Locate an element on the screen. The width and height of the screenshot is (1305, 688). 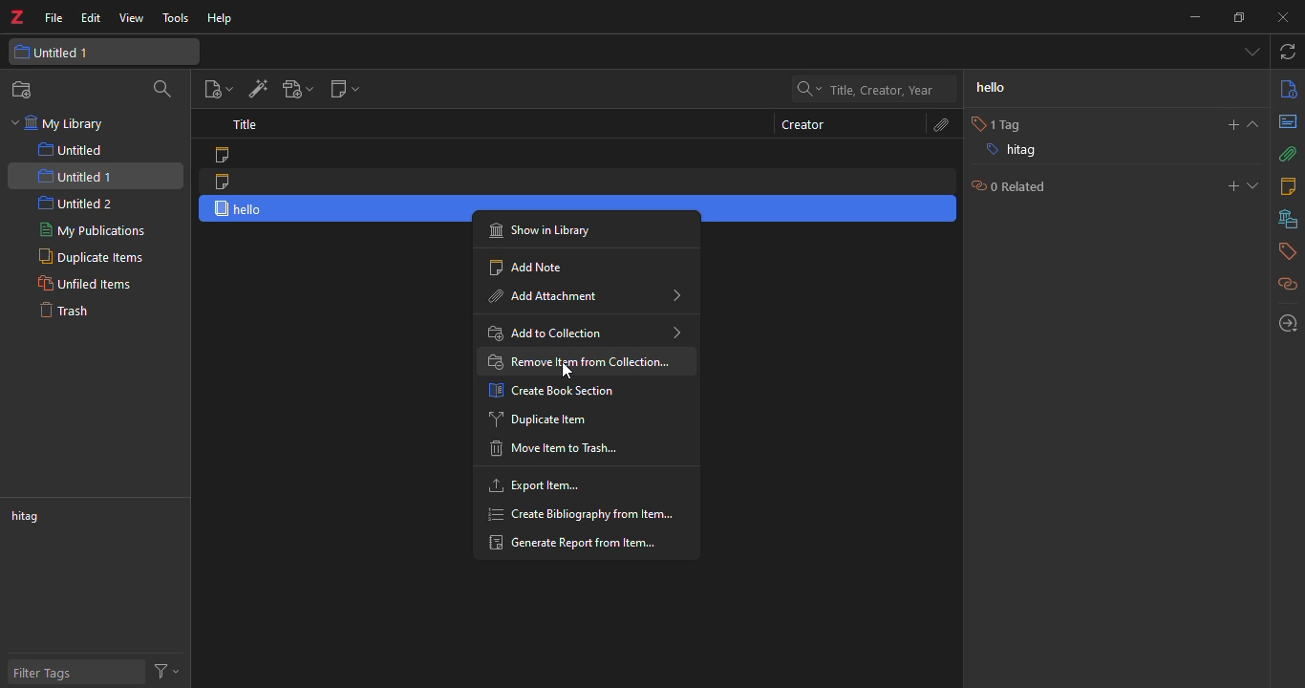
add to collection is located at coordinates (588, 332).